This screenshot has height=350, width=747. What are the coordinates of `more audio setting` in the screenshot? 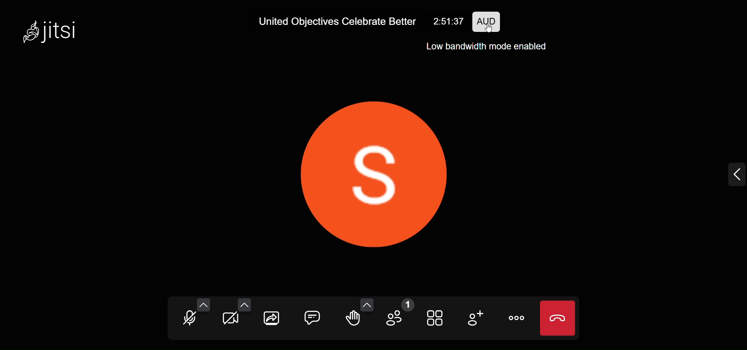 It's located at (203, 305).